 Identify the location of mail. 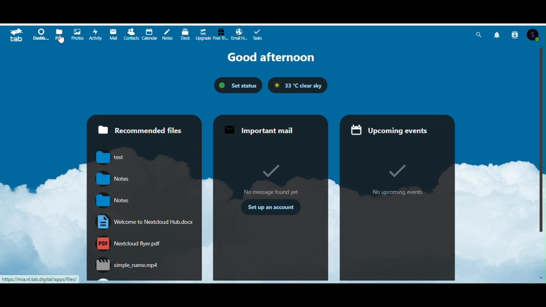
(112, 34).